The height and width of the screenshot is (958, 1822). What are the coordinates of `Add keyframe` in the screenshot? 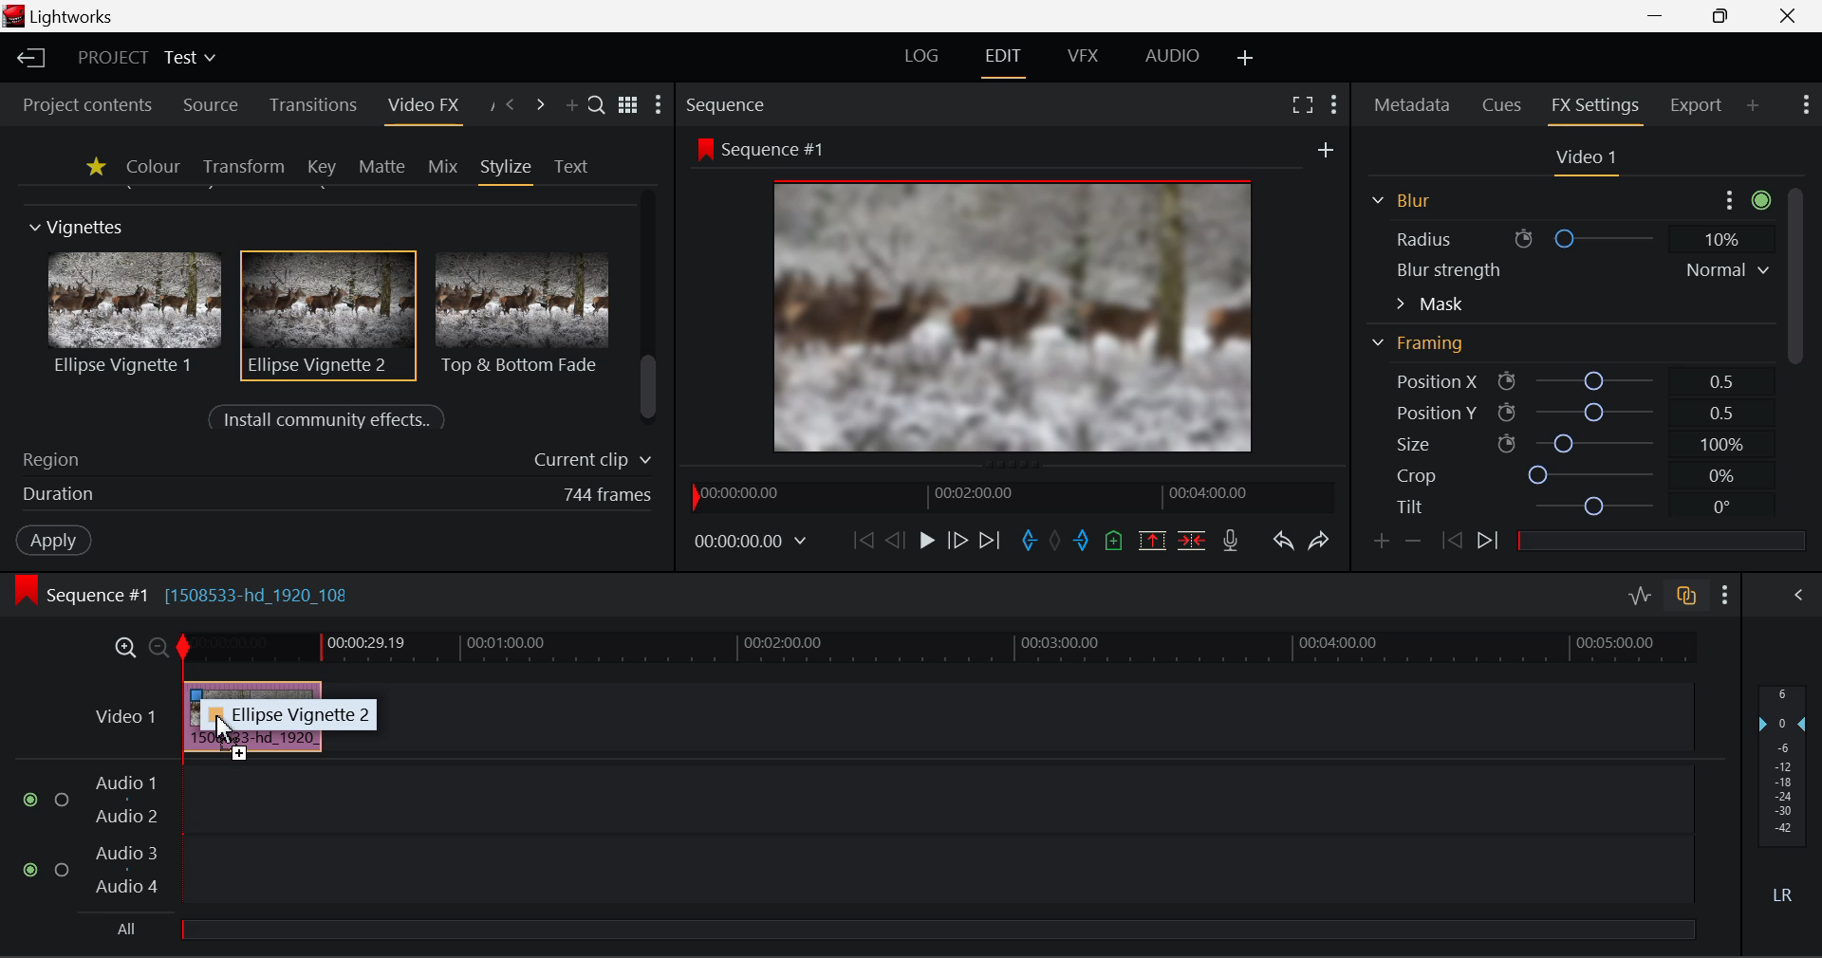 It's located at (1380, 542).